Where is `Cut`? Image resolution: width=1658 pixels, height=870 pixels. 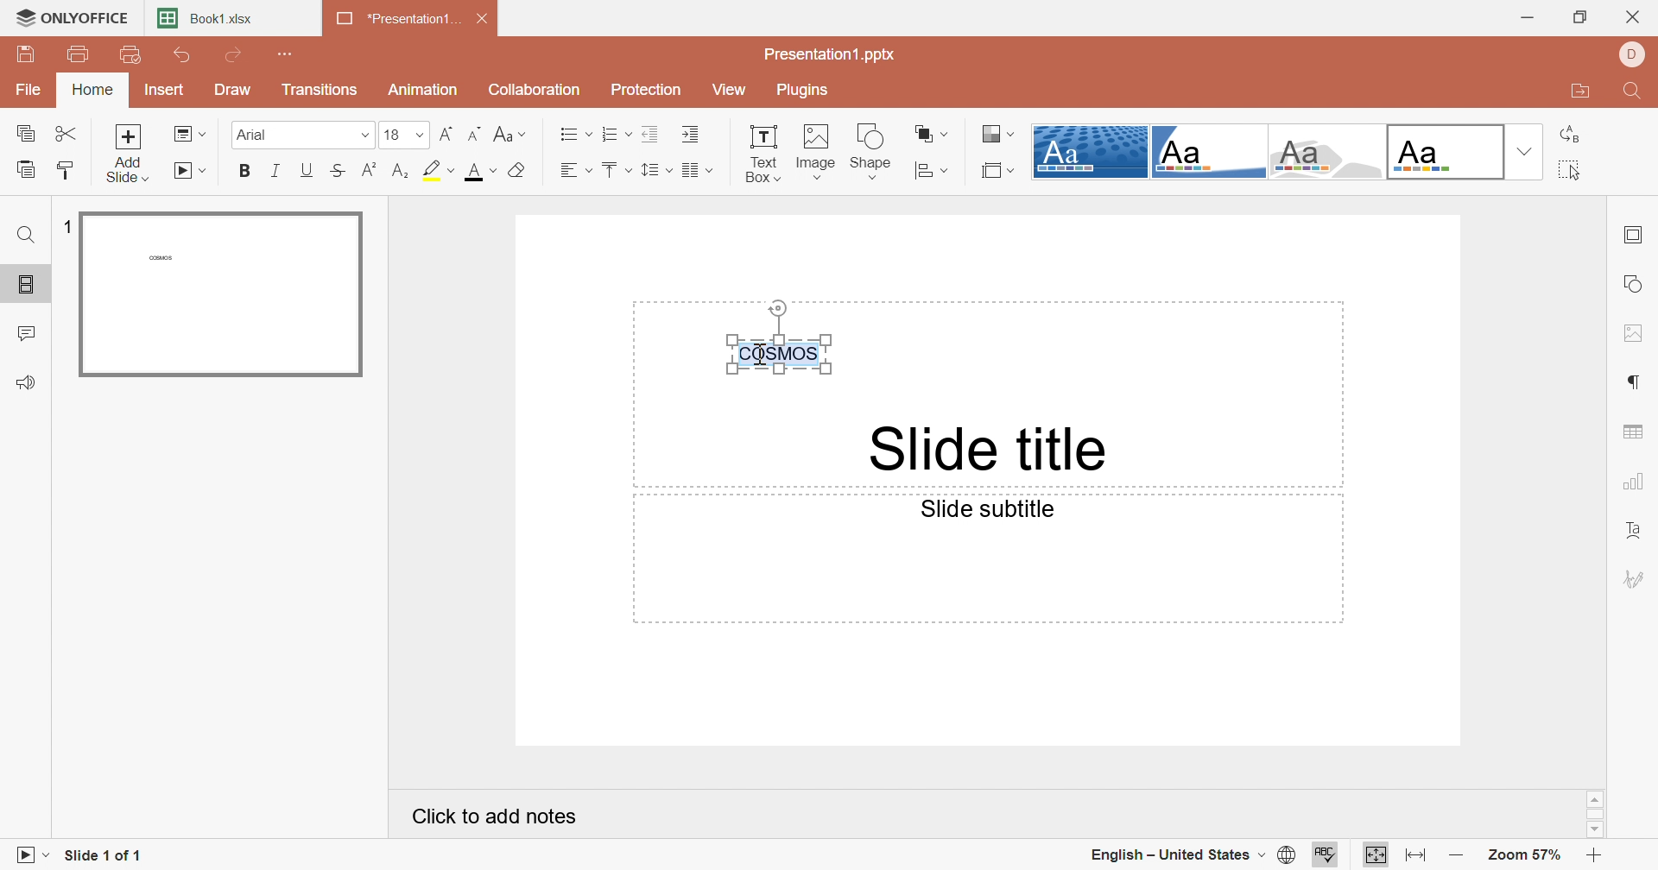 Cut is located at coordinates (60, 135).